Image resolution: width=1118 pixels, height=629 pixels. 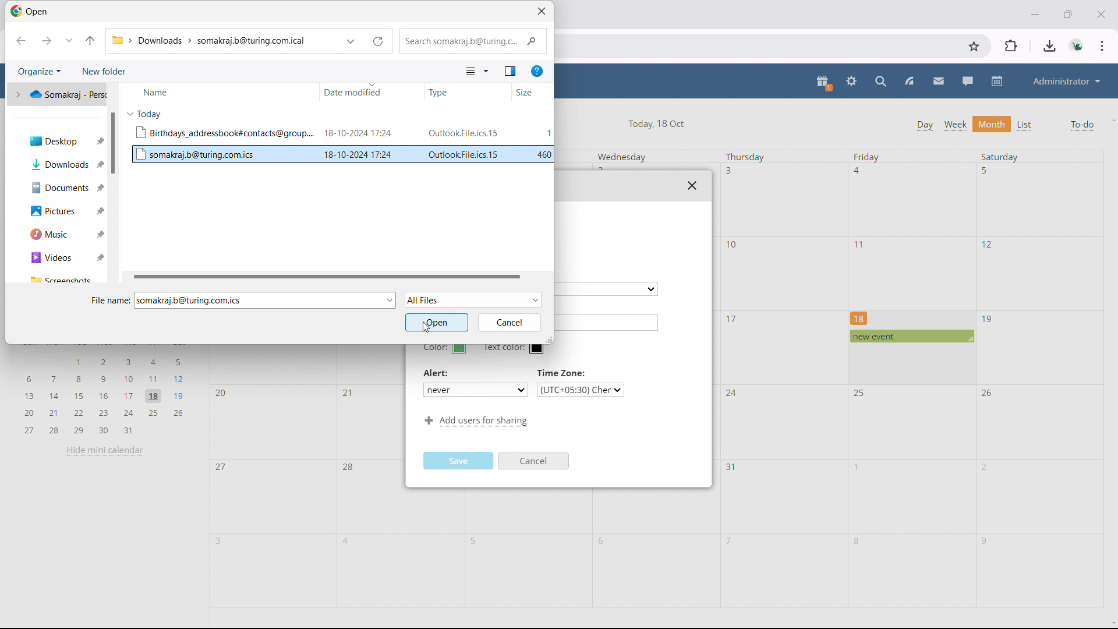 I want to click on 3, so click(x=729, y=170).